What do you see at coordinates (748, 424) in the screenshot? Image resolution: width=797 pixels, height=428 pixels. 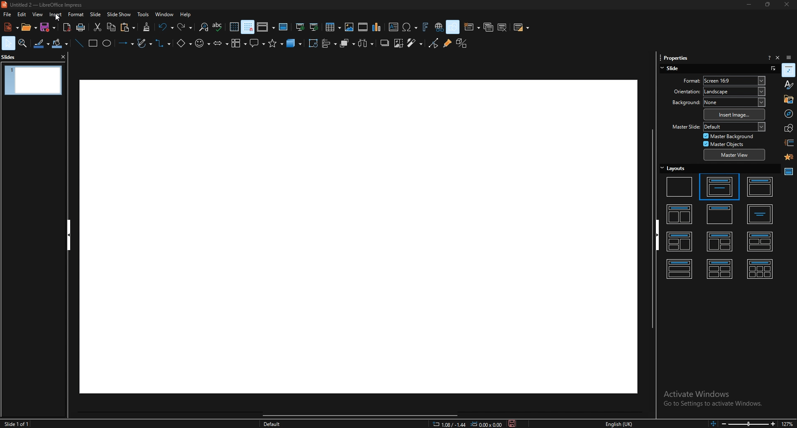 I see `zoom slidebar` at bounding box center [748, 424].